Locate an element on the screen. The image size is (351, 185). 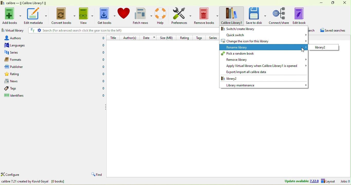
choose calibre library to work with calibrery library 1 [0 books] is located at coordinates (51, 182).